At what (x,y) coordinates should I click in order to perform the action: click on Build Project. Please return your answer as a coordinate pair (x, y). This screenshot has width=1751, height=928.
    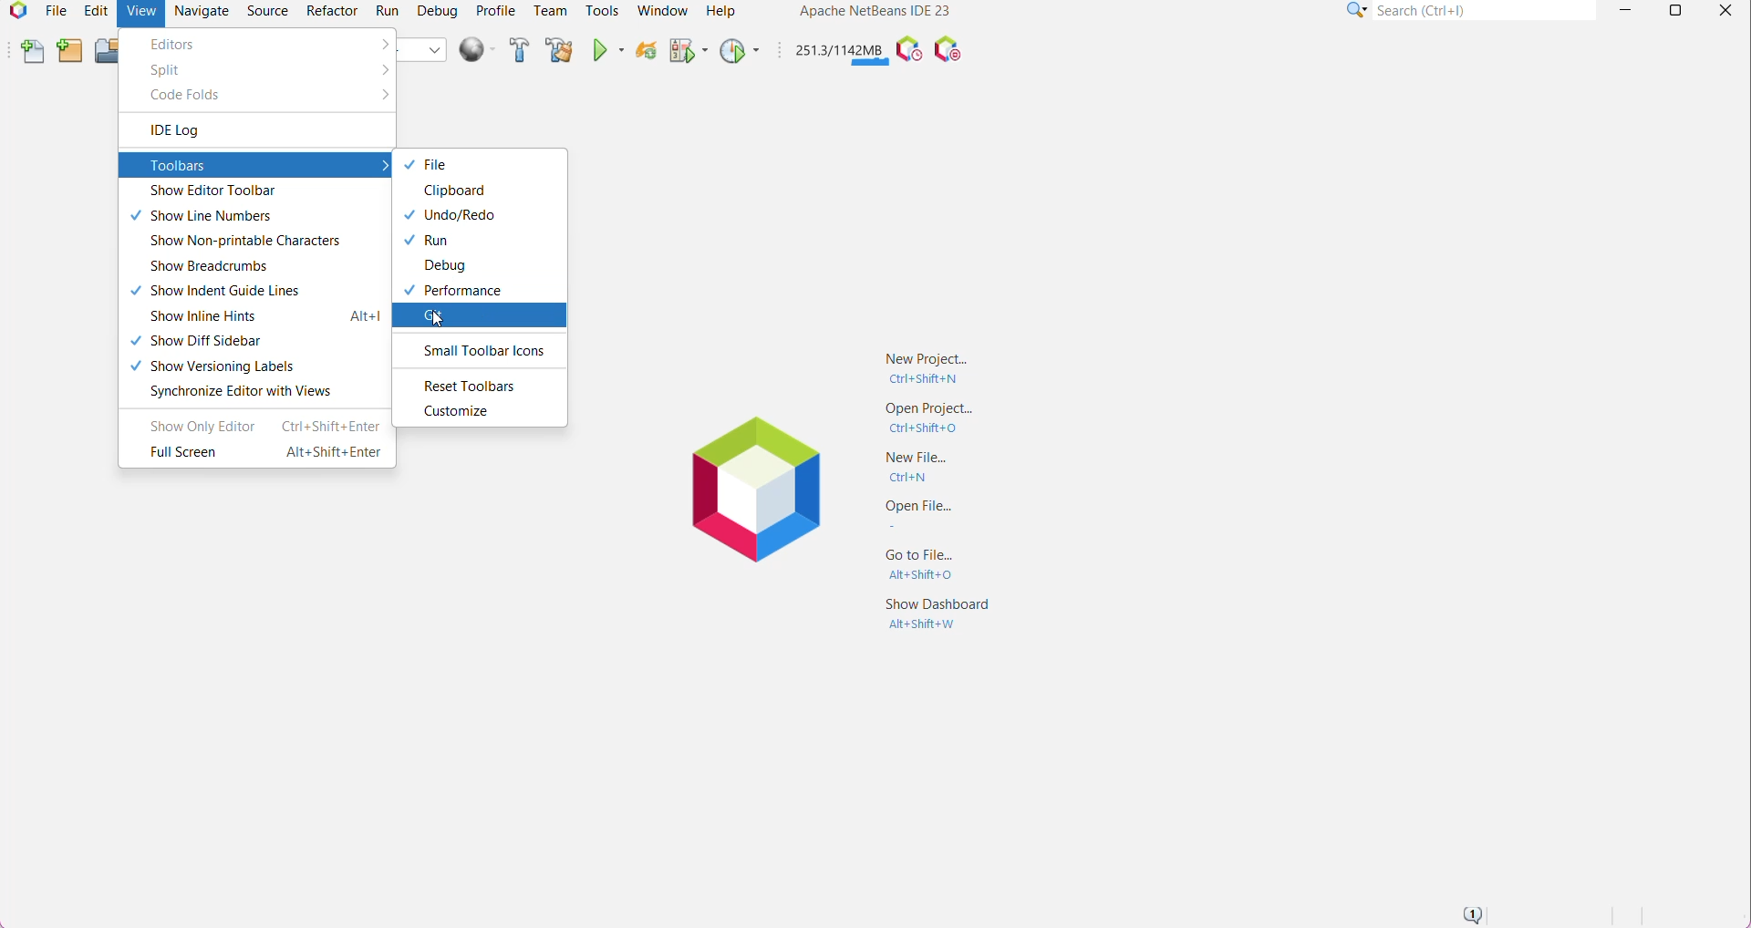
    Looking at the image, I should click on (517, 50).